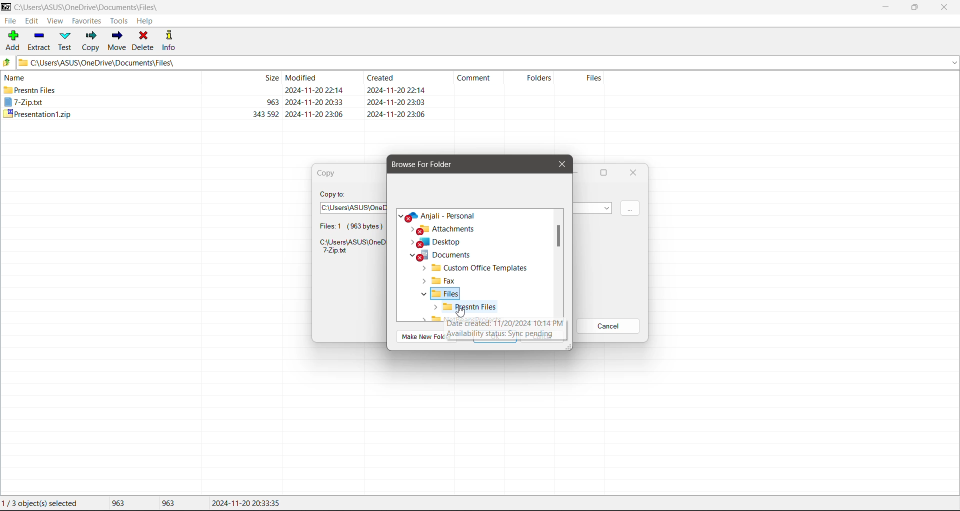  What do you see at coordinates (467, 305) in the screenshot?
I see `Selected Folder` at bounding box center [467, 305].